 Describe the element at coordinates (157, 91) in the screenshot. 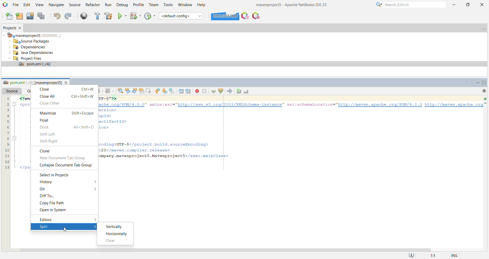

I see `Previous Bookmark` at that location.